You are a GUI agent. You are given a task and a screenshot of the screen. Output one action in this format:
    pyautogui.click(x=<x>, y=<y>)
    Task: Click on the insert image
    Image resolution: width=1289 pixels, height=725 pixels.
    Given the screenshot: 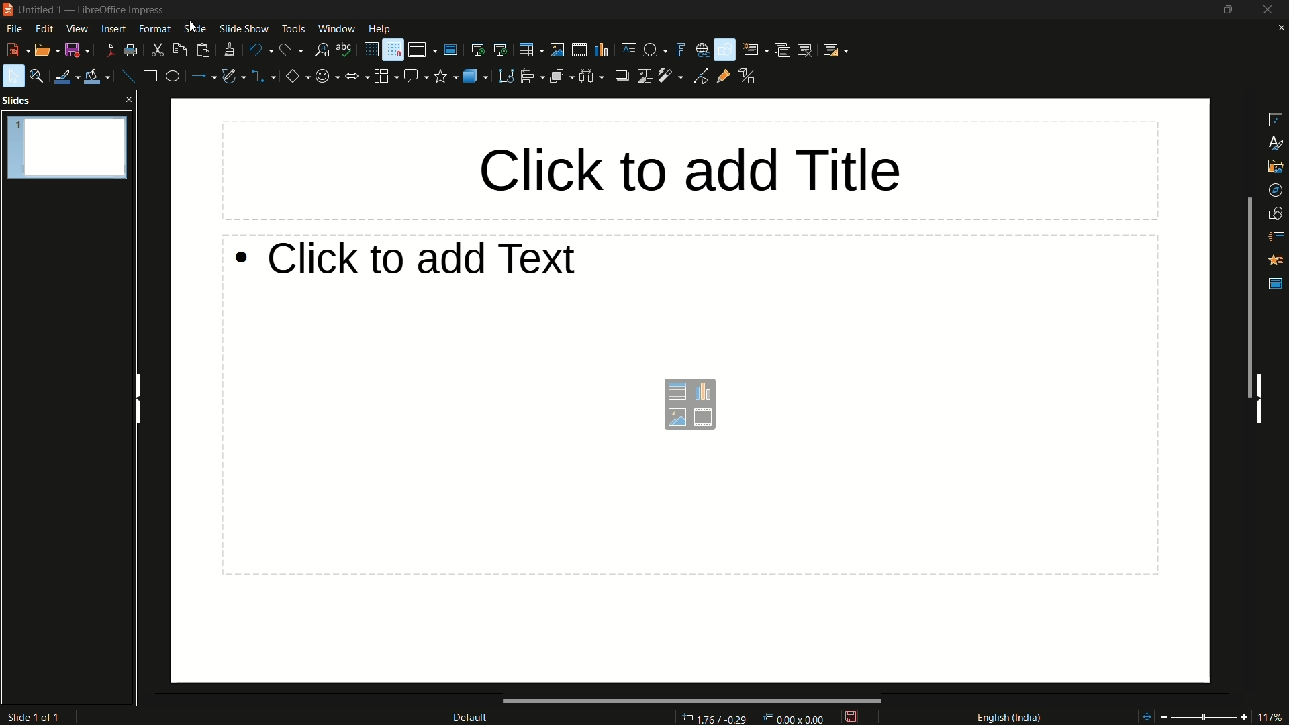 What is the action you would take?
    pyautogui.click(x=558, y=49)
    